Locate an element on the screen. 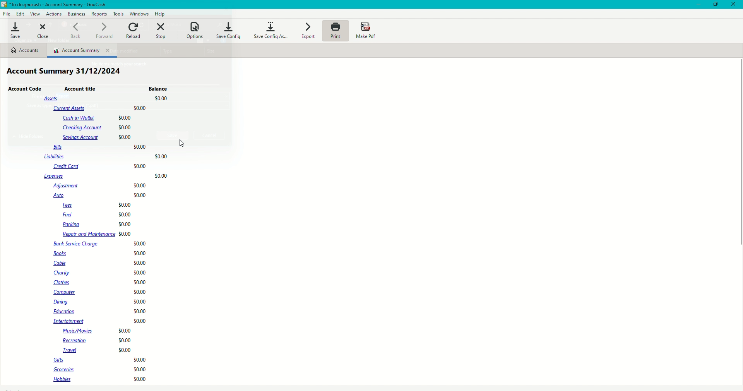  Restore is located at coordinates (716, 4).